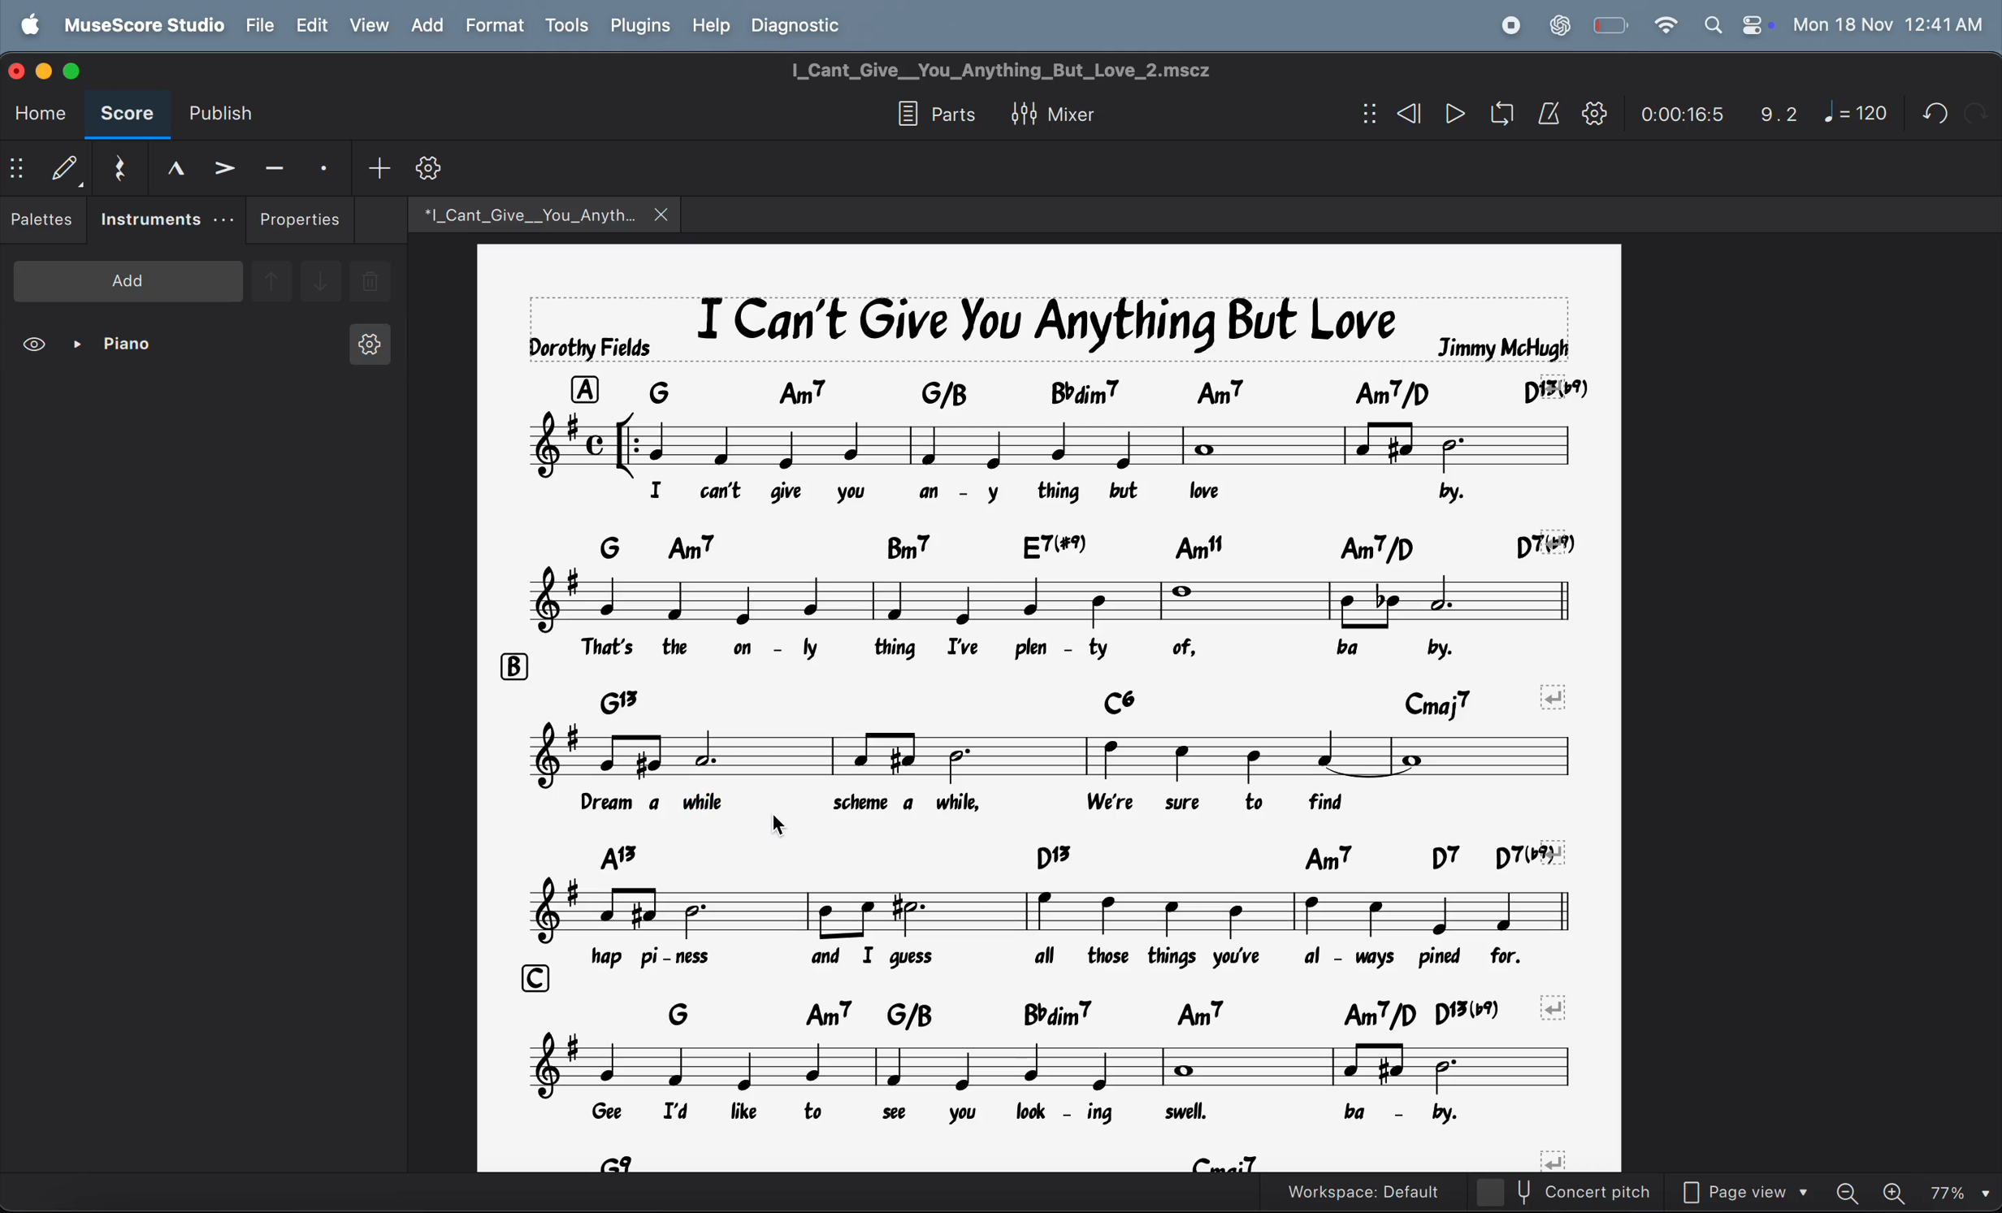 The height and width of the screenshot is (1213, 2002). I want to click on rest, so click(115, 165).